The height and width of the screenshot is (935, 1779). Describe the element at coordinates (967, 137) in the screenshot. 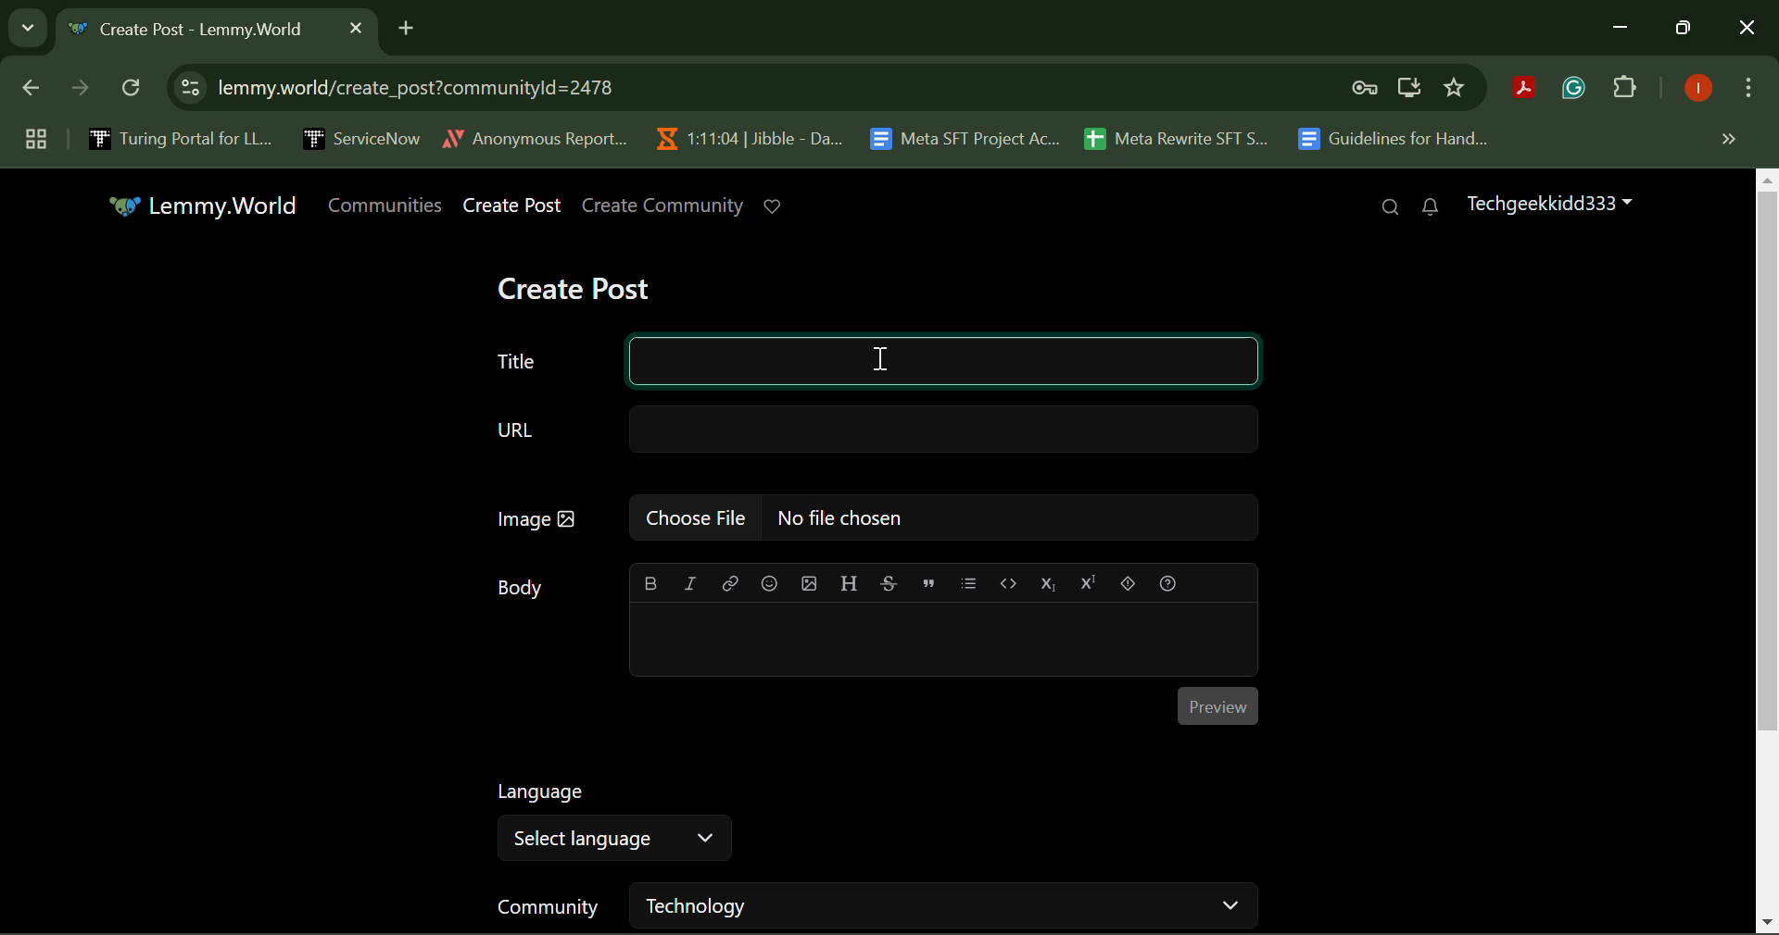

I see `Meta SFT Project` at that location.